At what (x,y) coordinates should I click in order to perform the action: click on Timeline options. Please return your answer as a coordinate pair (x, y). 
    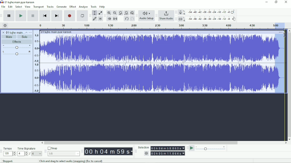
    Looking at the image, I should click on (5, 25).